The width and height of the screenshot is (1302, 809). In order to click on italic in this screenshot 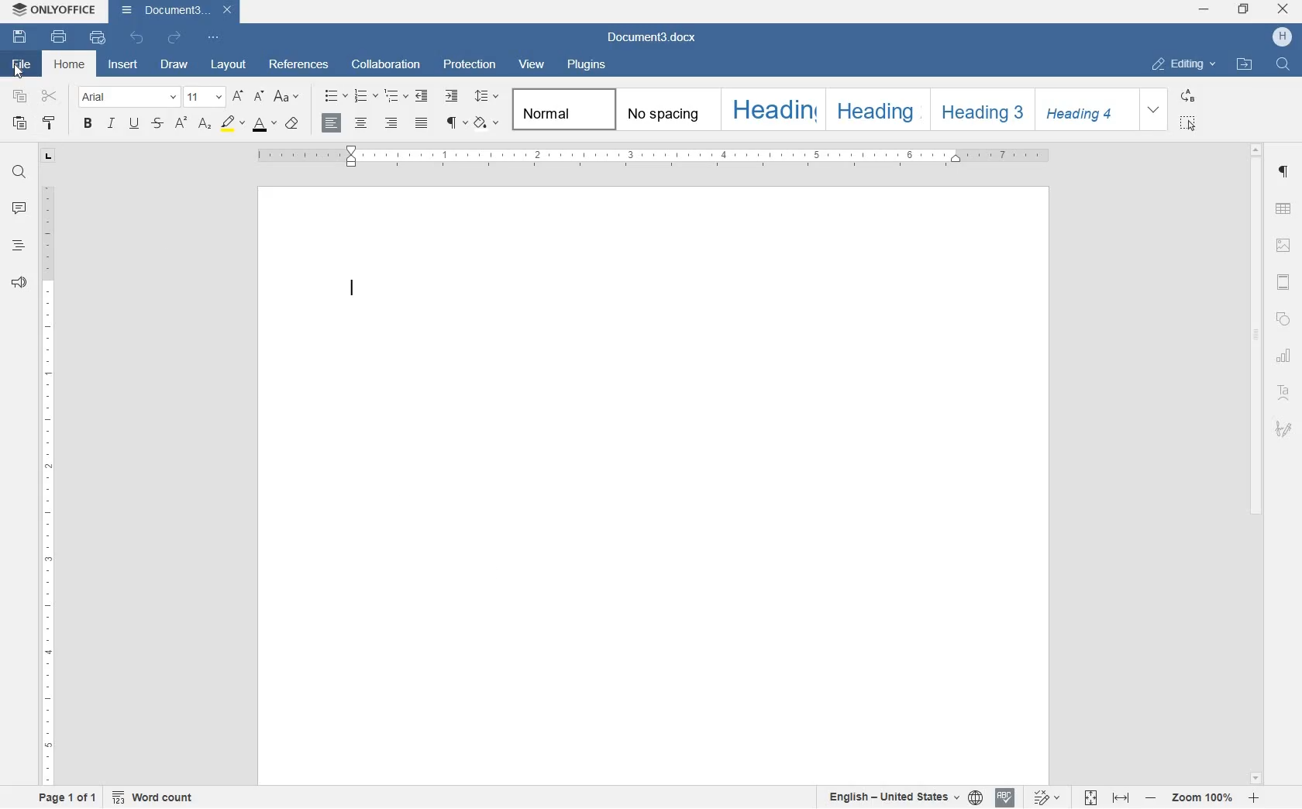, I will do `click(112, 125)`.